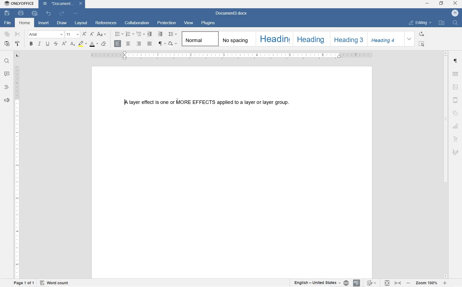 This screenshot has height=287, width=462. I want to click on CHART, so click(456, 126).